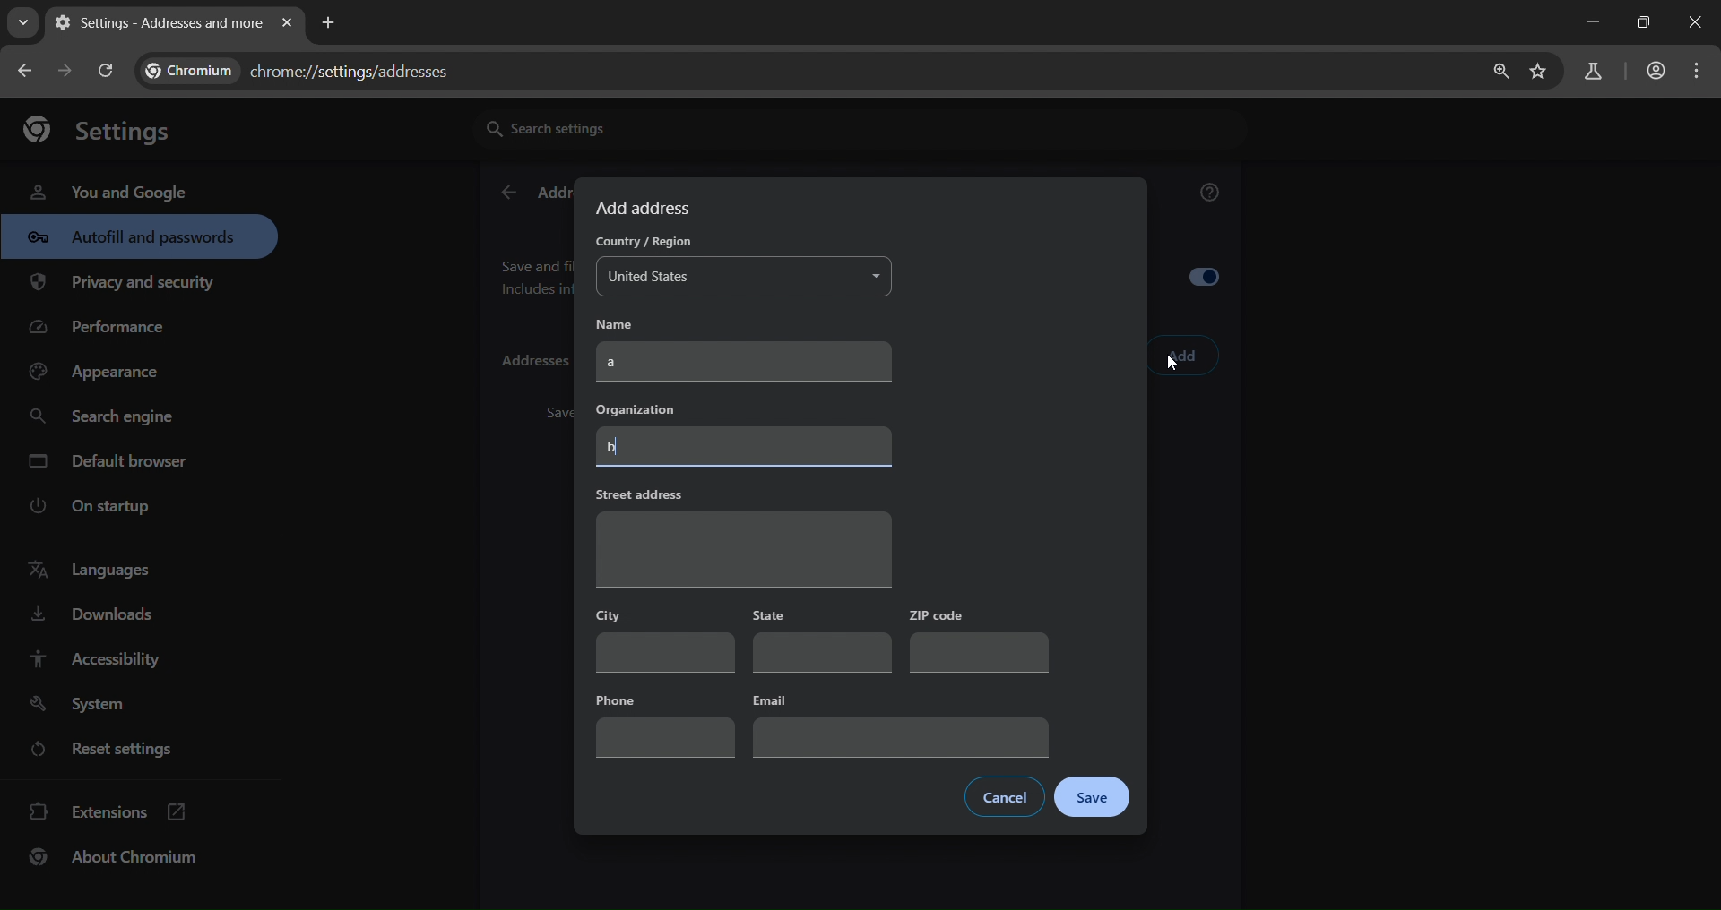 Image resolution: width=1721 pixels, height=910 pixels. What do you see at coordinates (102, 507) in the screenshot?
I see `on startup` at bounding box center [102, 507].